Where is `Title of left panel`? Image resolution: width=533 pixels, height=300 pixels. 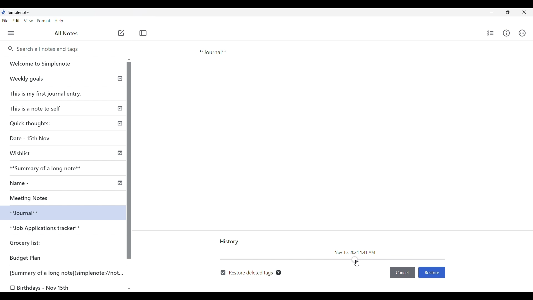
Title of left panel is located at coordinates (66, 33).